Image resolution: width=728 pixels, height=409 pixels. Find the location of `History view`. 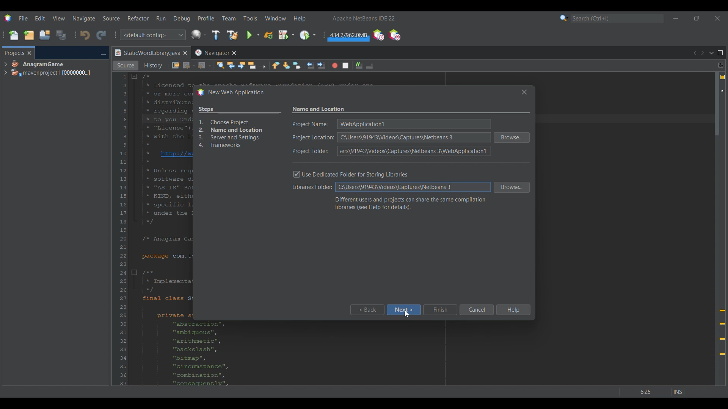

History view is located at coordinates (154, 66).